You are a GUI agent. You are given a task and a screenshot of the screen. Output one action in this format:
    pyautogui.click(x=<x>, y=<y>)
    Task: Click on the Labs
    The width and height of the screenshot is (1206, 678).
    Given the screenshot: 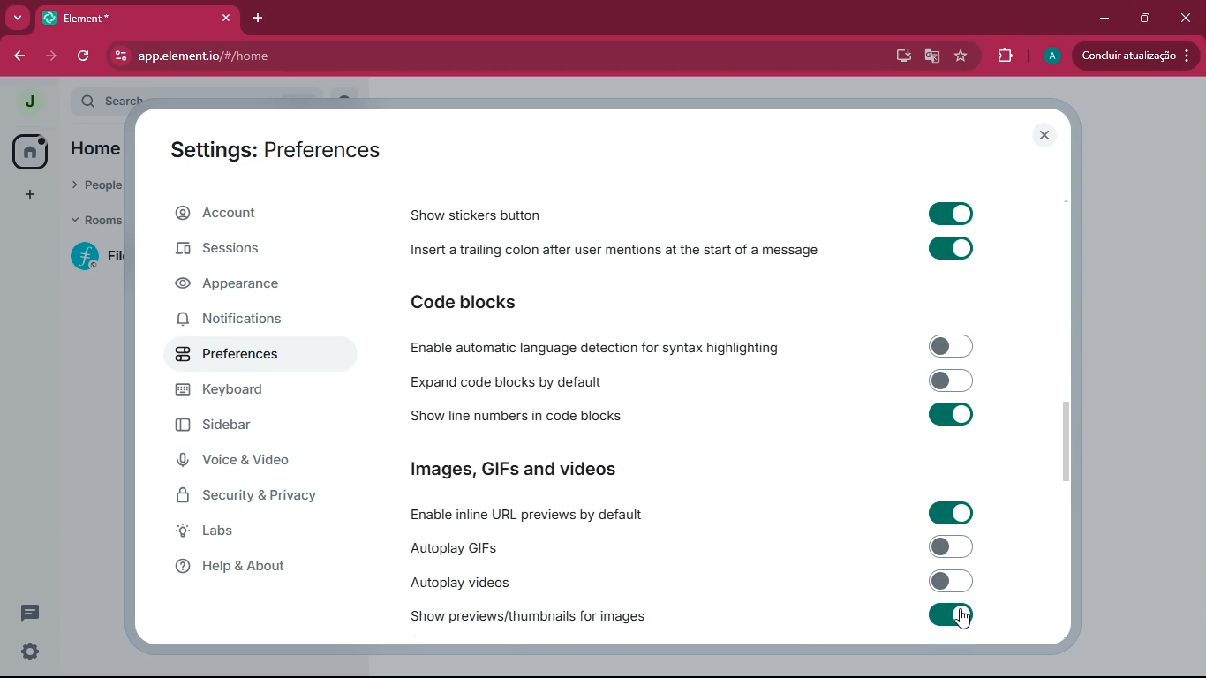 What is the action you would take?
    pyautogui.click(x=249, y=531)
    